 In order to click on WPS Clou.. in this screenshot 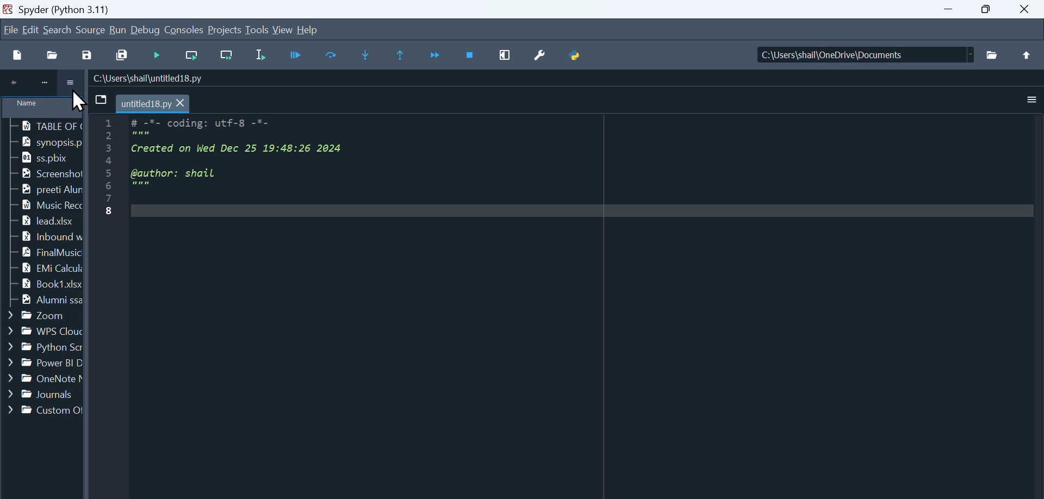, I will do `click(40, 329)`.